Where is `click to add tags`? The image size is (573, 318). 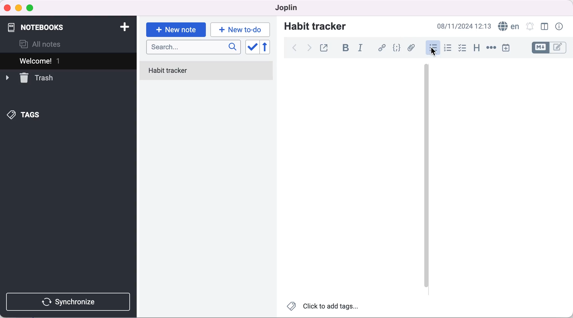 click to add tags is located at coordinates (323, 308).